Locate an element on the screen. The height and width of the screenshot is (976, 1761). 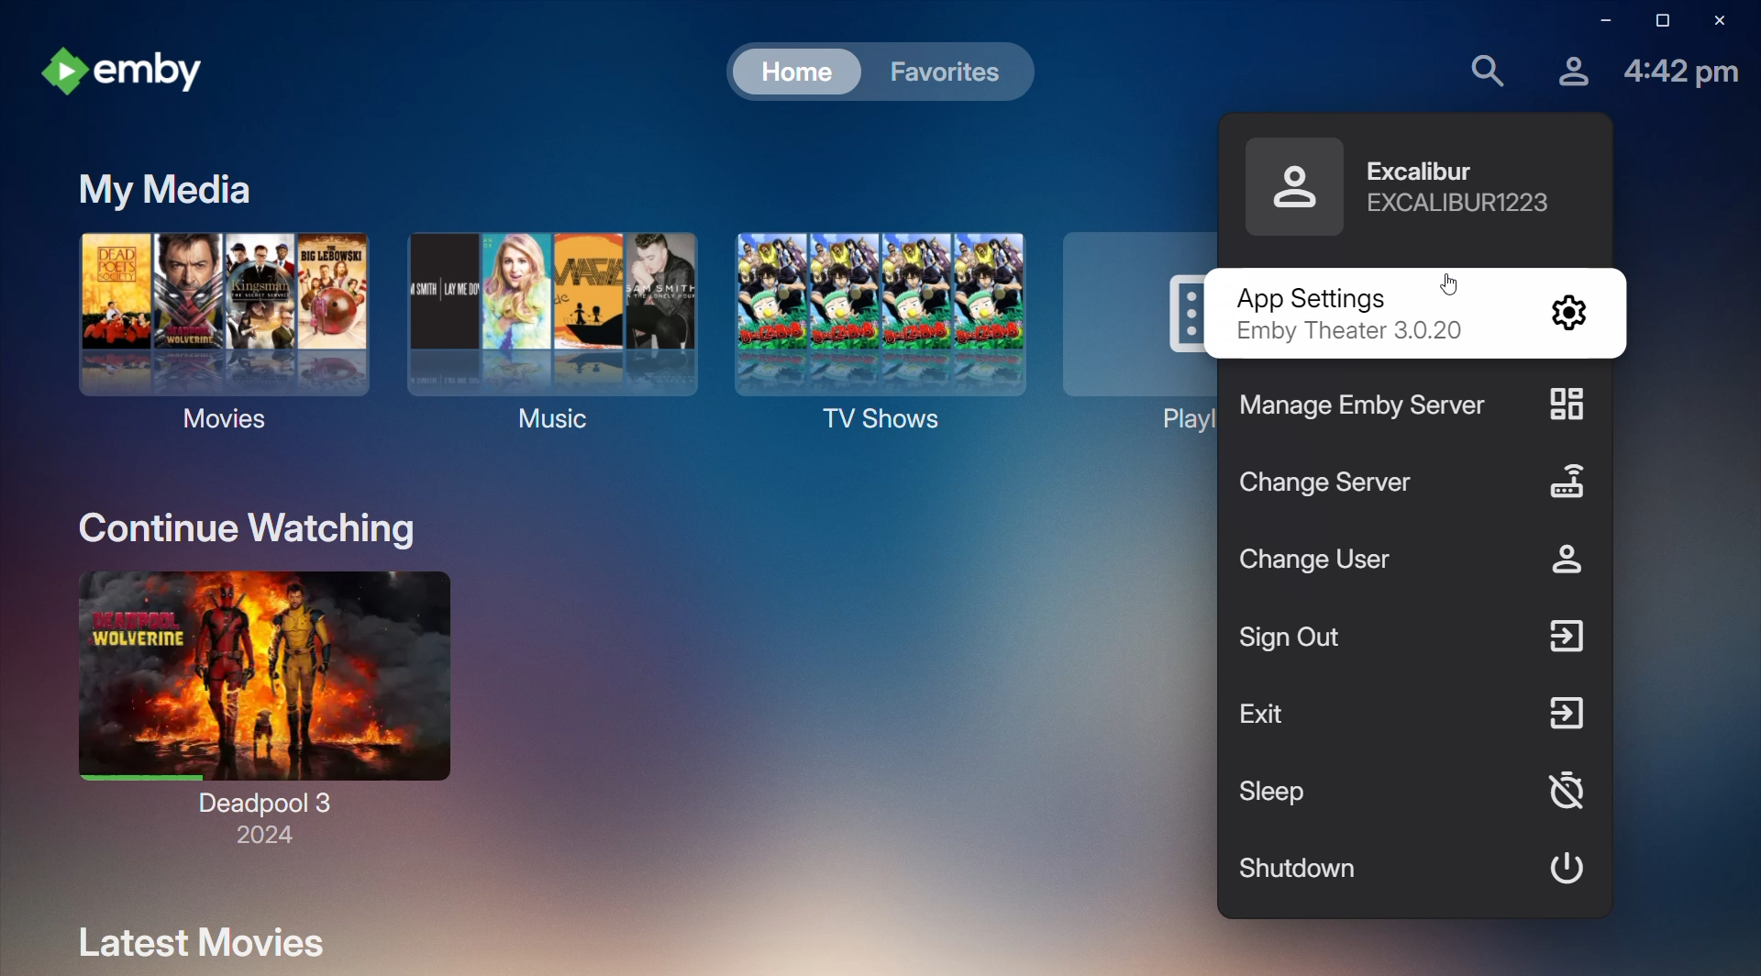
emby is located at coordinates (130, 71).